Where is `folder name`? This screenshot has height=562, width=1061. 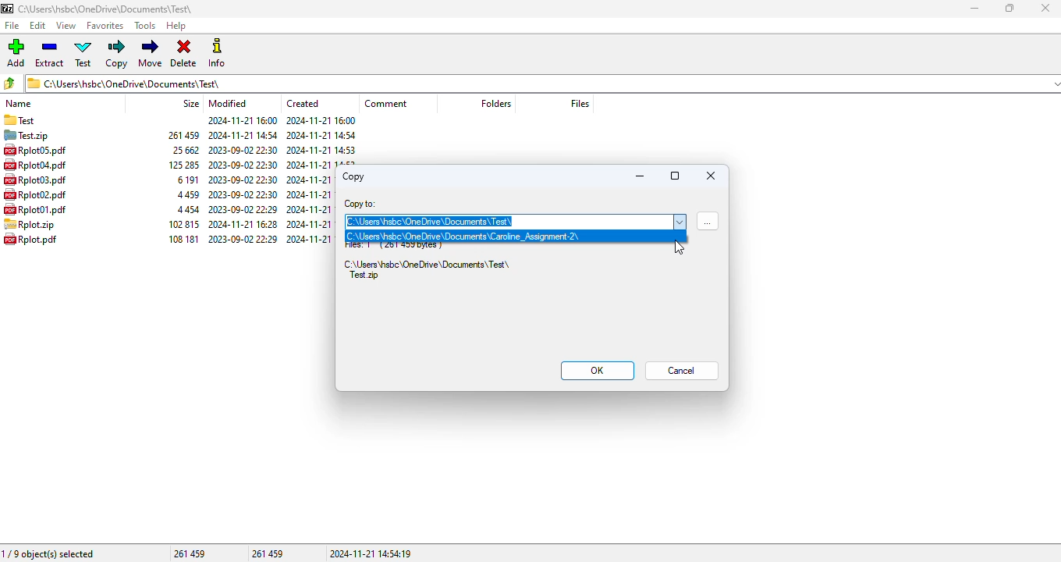
folder name is located at coordinates (105, 9).